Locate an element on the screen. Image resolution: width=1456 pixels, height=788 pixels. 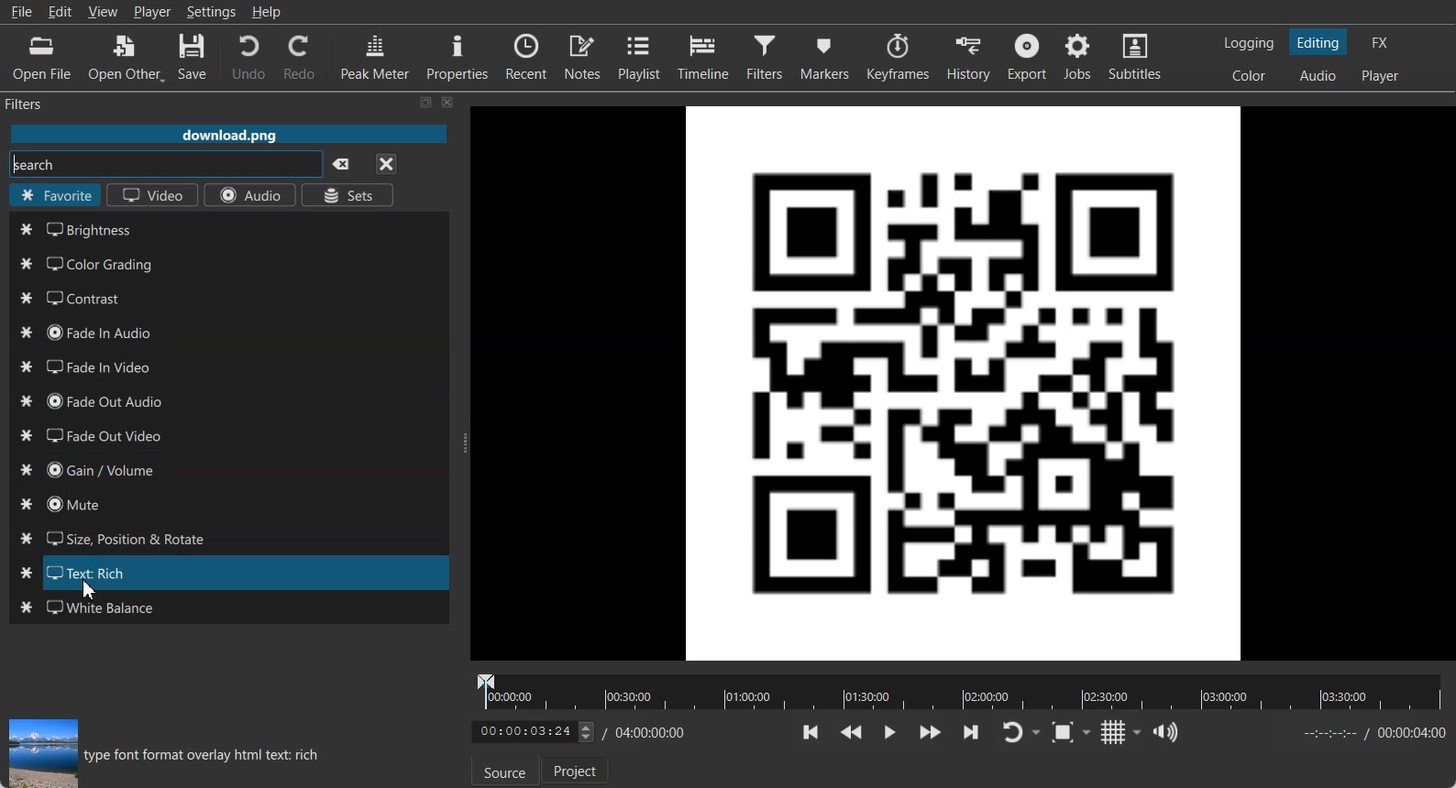
Brightness is located at coordinates (228, 228).